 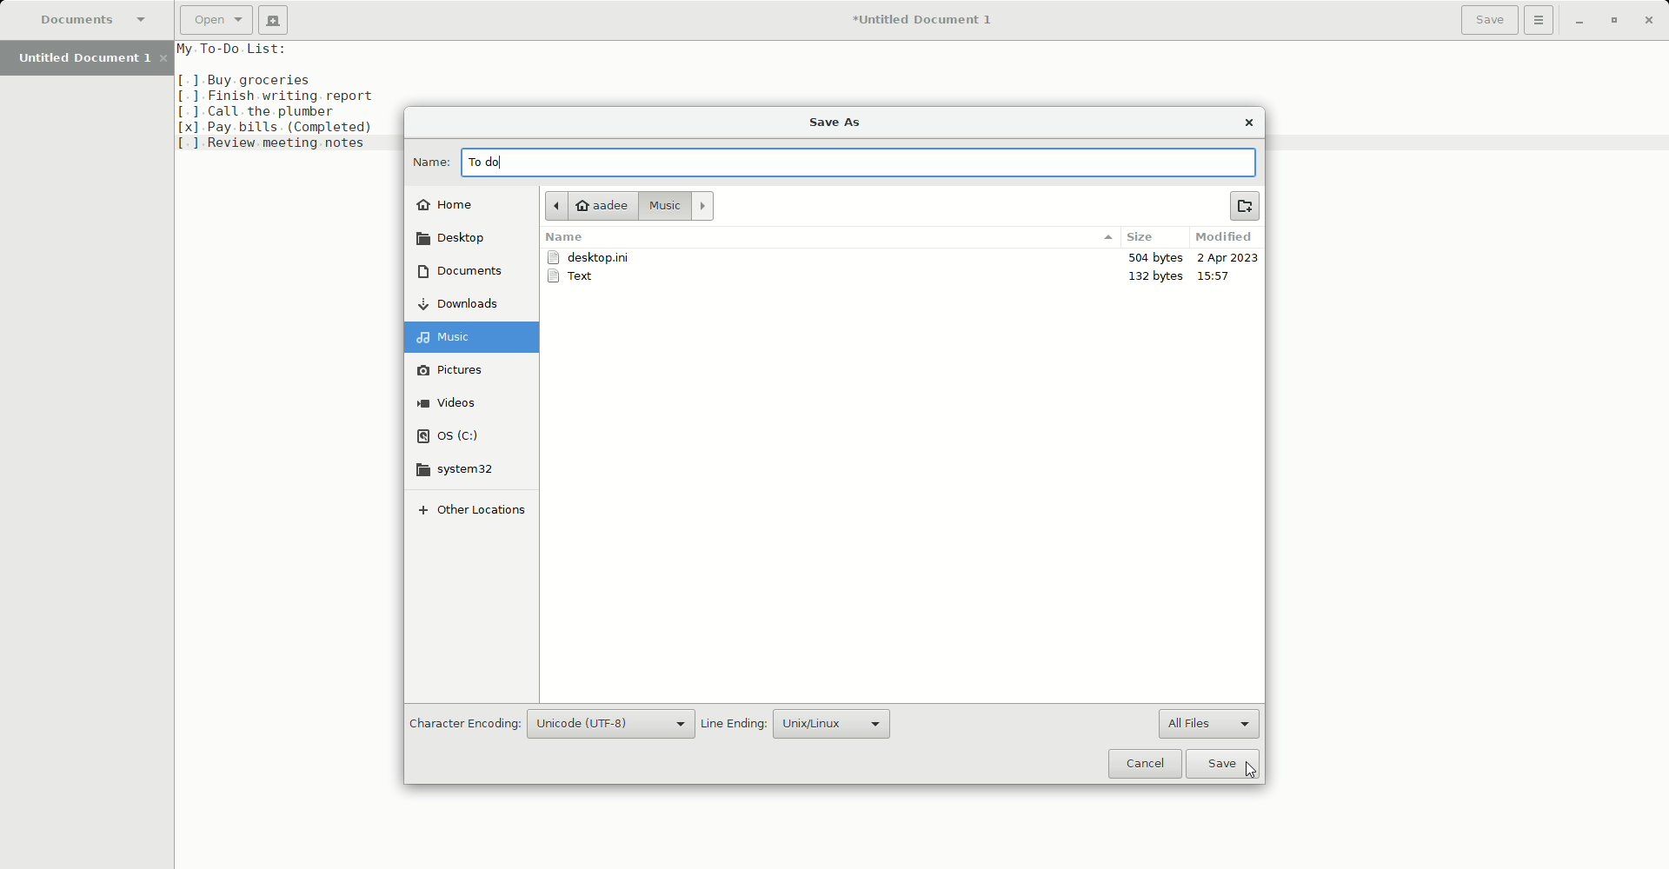 I want to click on Unicode, so click(x=615, y=724).